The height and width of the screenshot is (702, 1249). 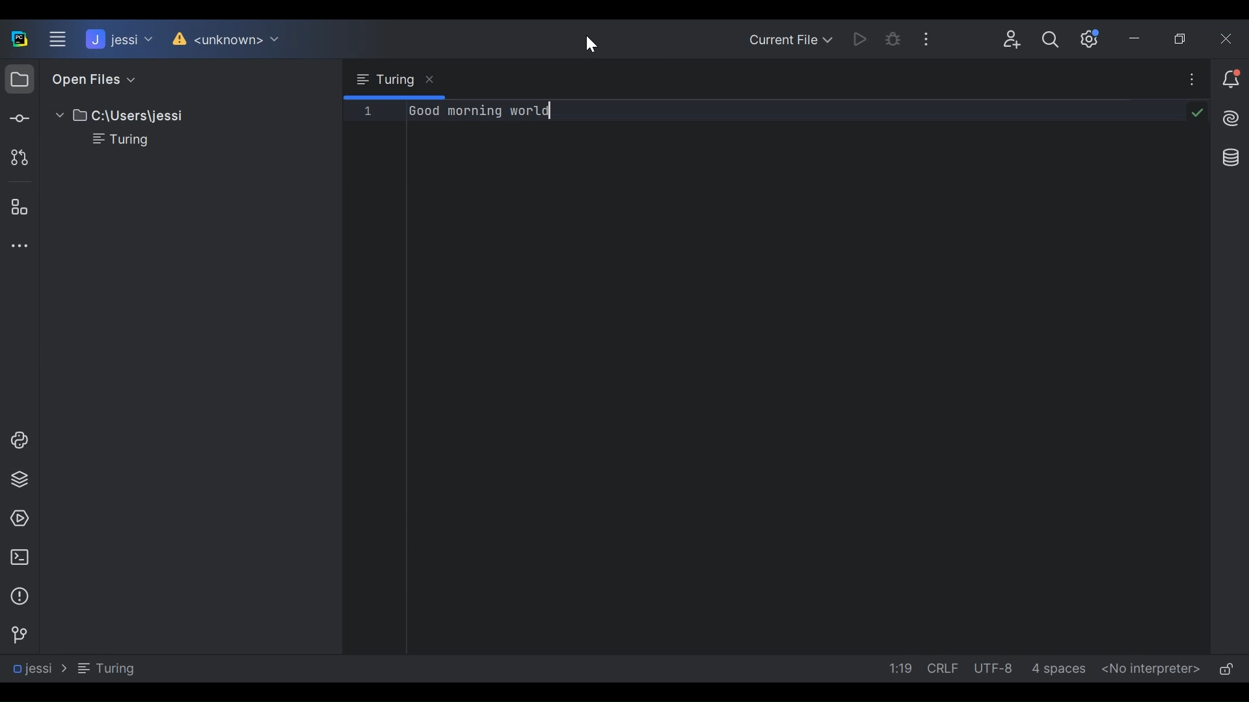 What do you see at coordinates (18, 596) in the screenshot?
I see `Problem` at bounding box center [18, 596].